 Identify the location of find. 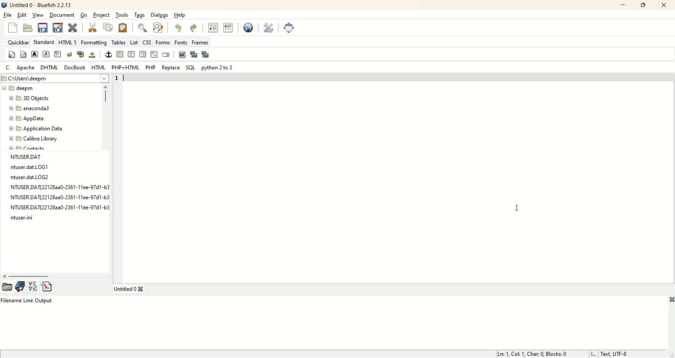
(140, 28).